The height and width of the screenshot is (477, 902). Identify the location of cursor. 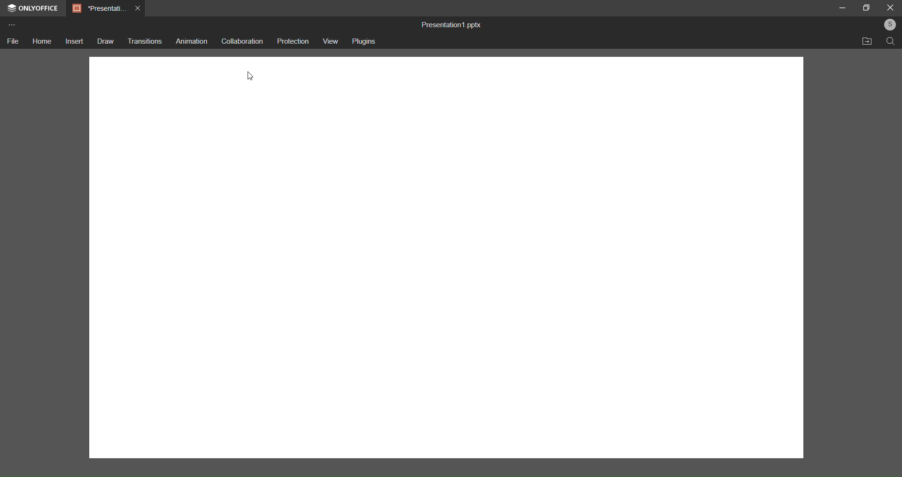
(253, 76).